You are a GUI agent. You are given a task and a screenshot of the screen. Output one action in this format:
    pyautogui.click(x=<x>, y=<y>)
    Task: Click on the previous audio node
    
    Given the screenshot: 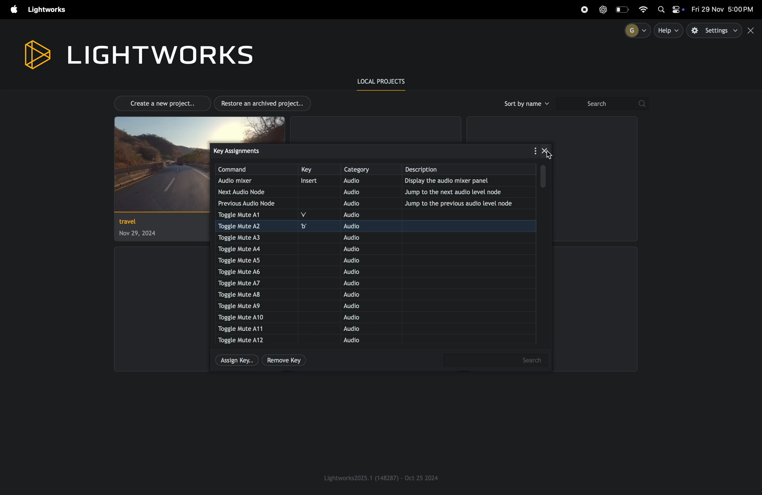 What is the action you would take?
    pyautogui.click(x=249, y=203)
    